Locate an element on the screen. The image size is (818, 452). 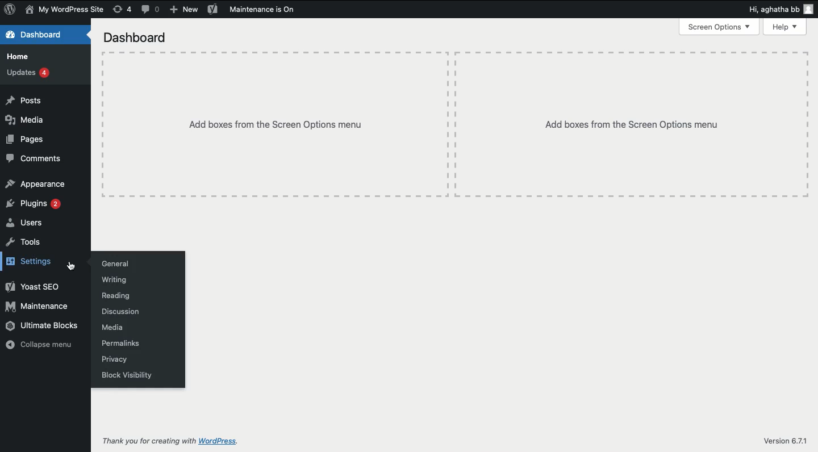
discussion is located at coordinates (120, 312).